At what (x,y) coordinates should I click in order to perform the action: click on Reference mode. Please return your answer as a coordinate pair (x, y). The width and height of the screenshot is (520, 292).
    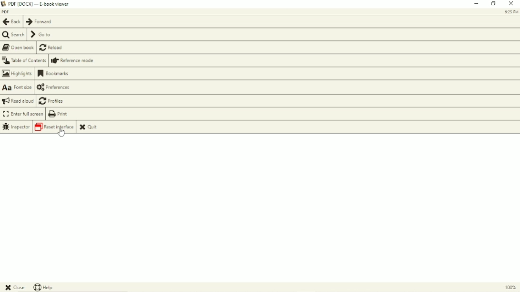
    Looking at the image, I should click on (73, 60).